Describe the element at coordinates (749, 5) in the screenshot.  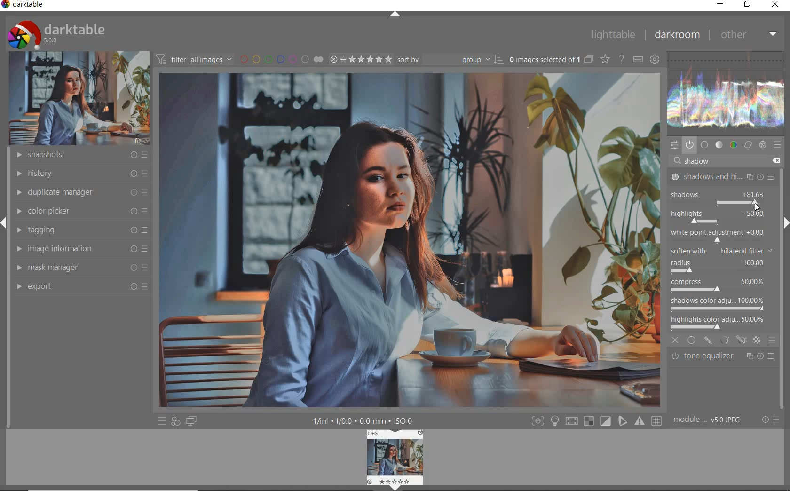
I see `restore` at that location.